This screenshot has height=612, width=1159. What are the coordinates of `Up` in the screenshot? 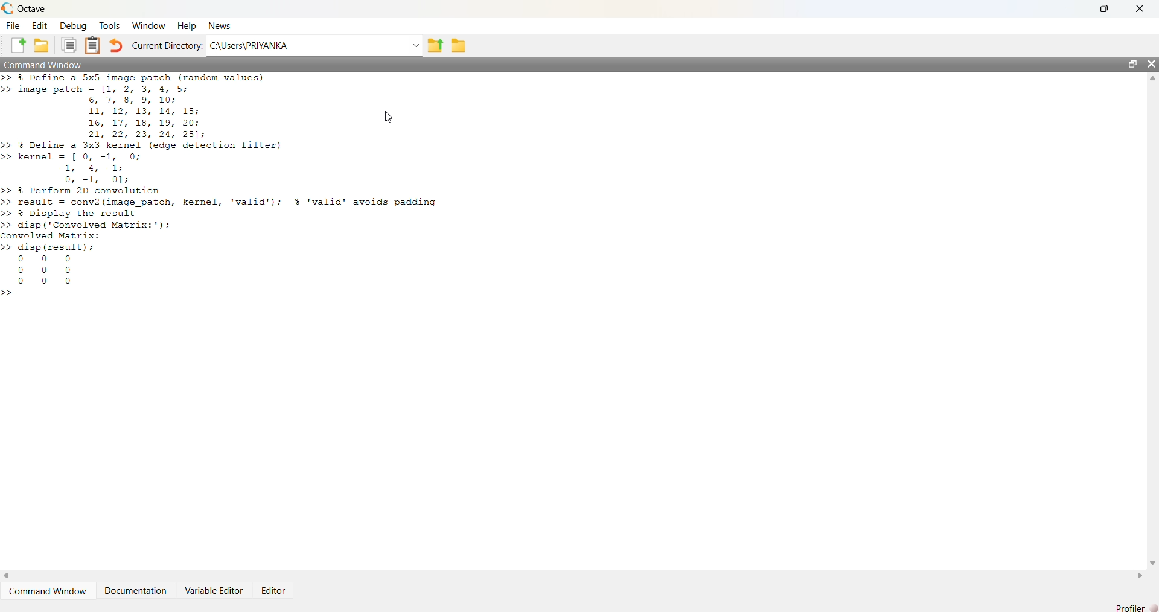 It's located at (1152, 80).